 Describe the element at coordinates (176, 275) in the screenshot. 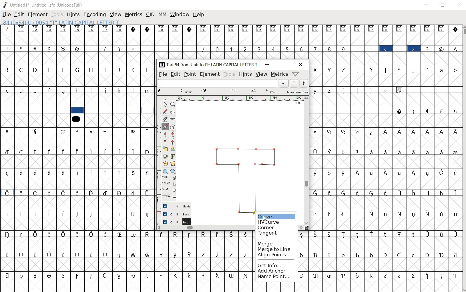

I see `Symbol` at that location.